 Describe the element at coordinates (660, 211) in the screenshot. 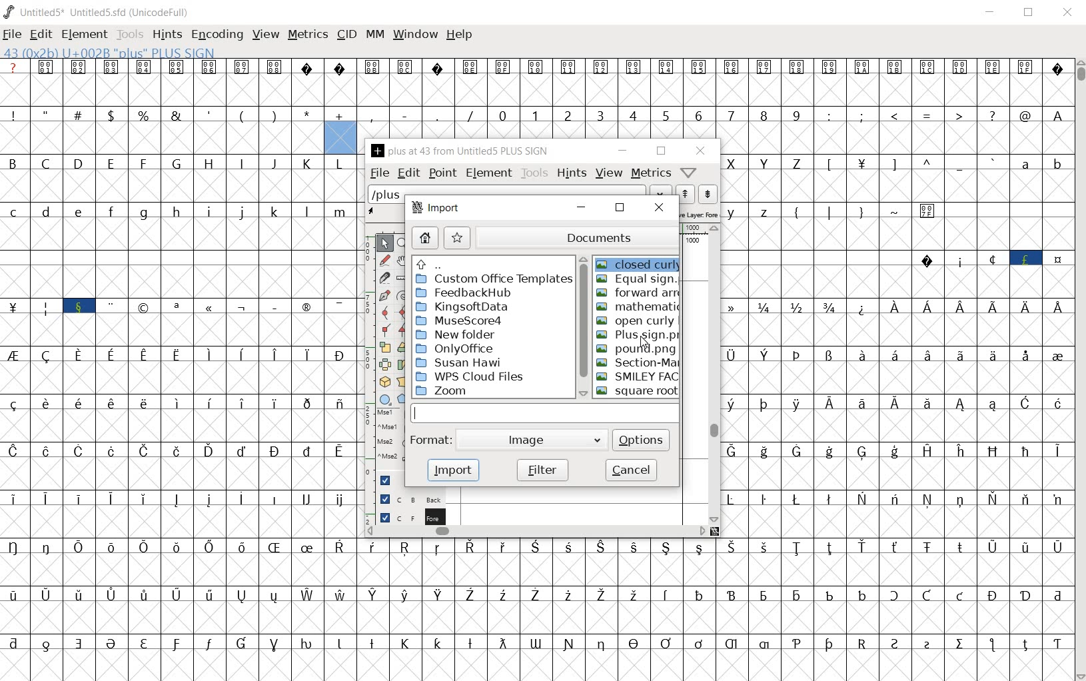

I see `close` at that location.